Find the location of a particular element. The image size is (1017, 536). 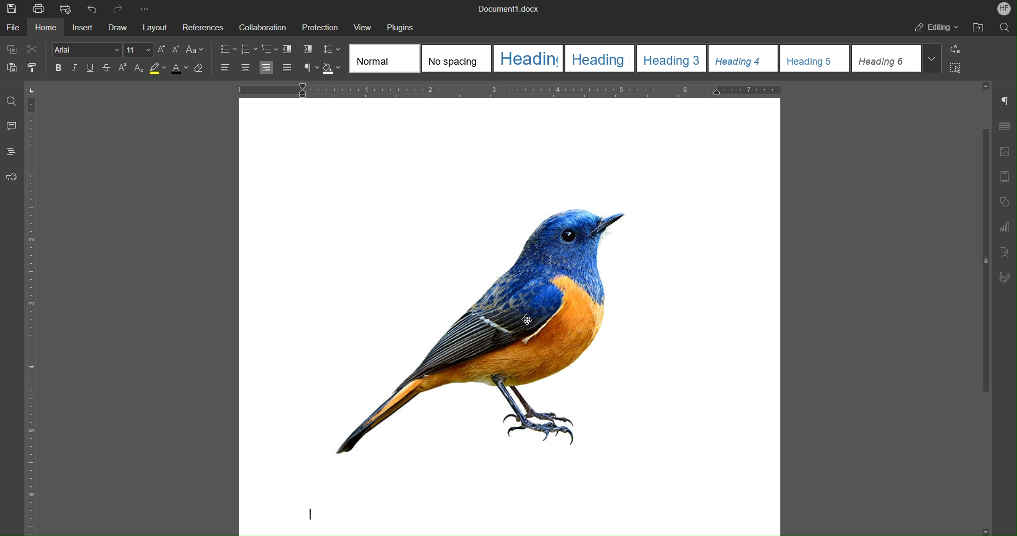

Shape Settings is located at coordinates (1005, 202).